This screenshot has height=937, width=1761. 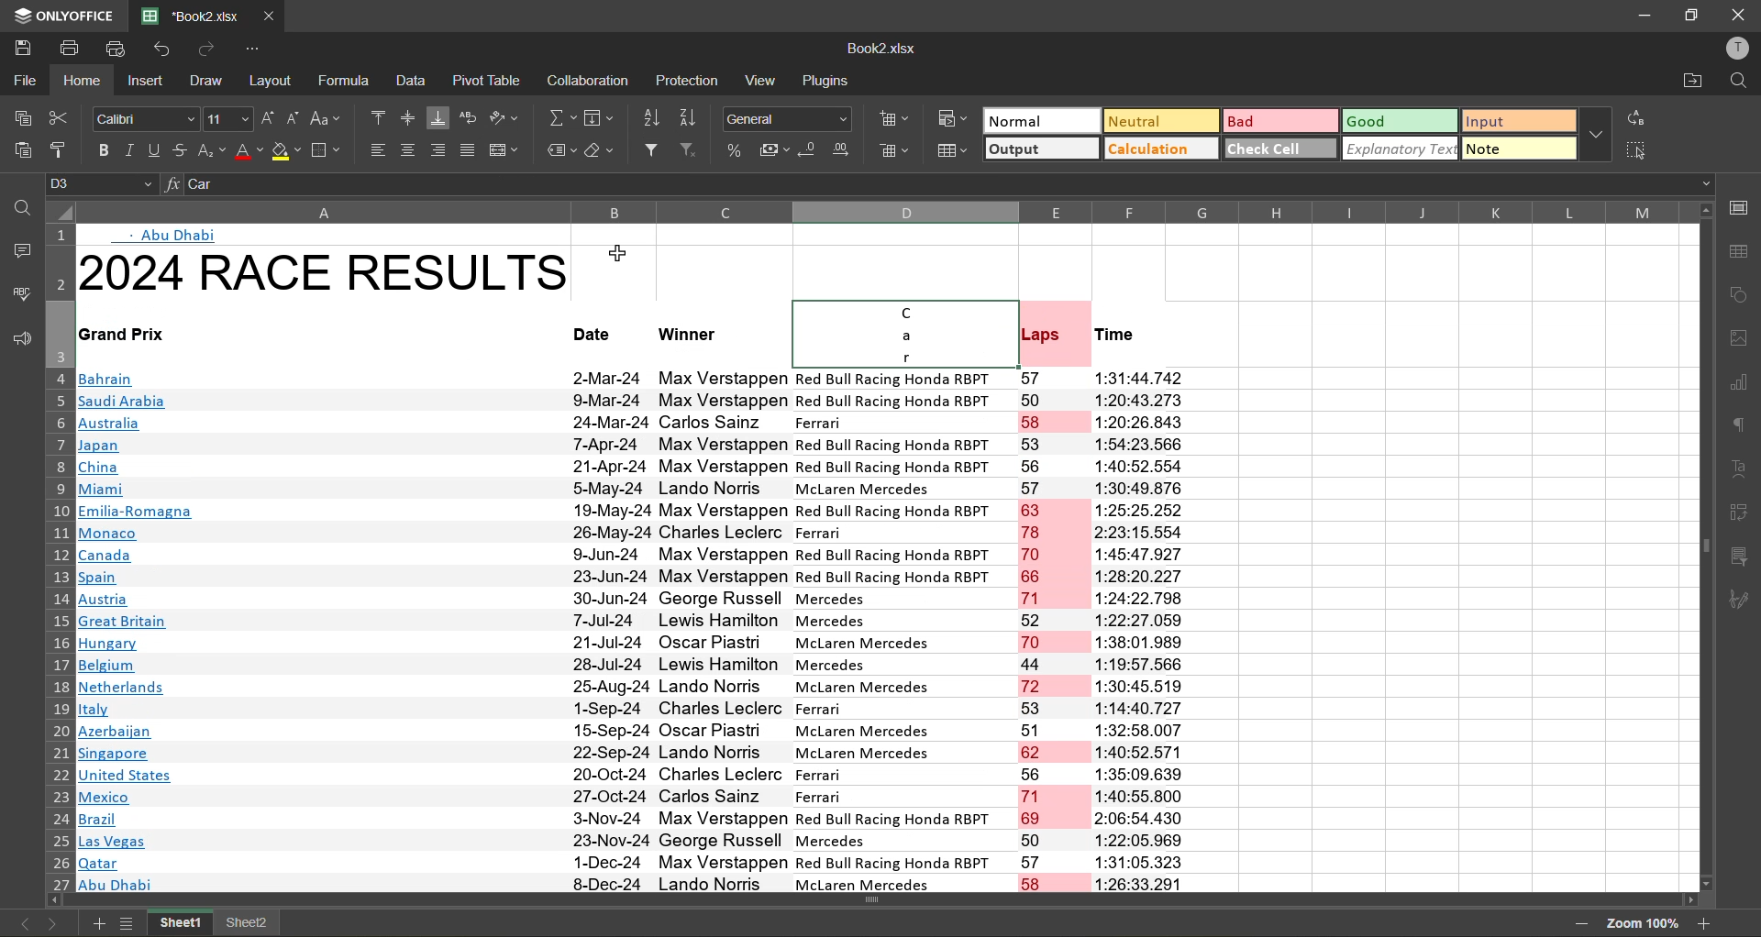 What do you see at coordinates (939, 184) in the screenshot?
I see `formula bar` at bounding box center [939, 184].